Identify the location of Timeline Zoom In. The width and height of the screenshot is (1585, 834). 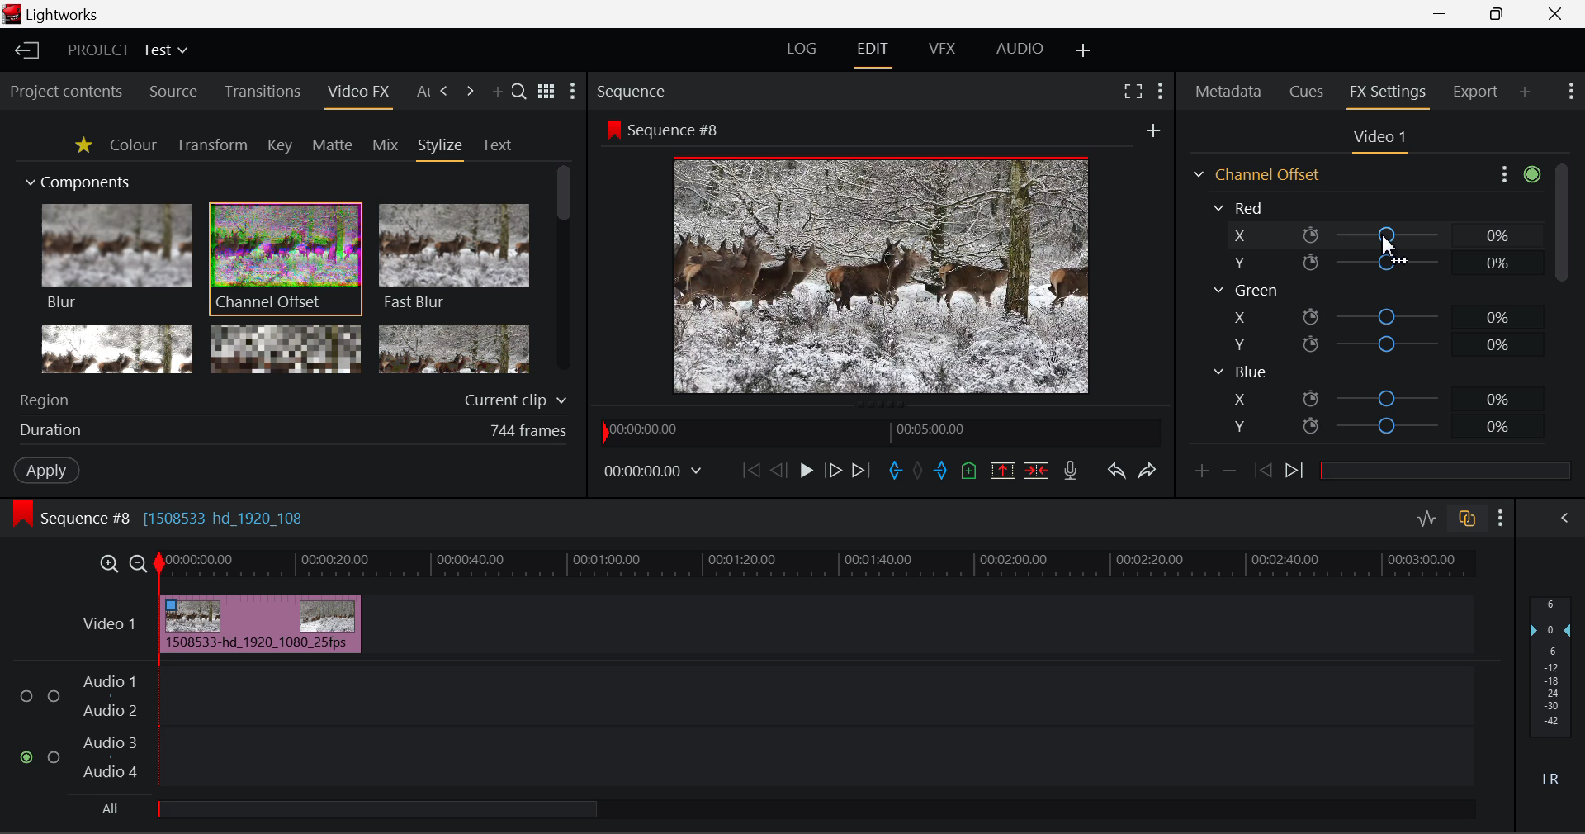
(108, 566).